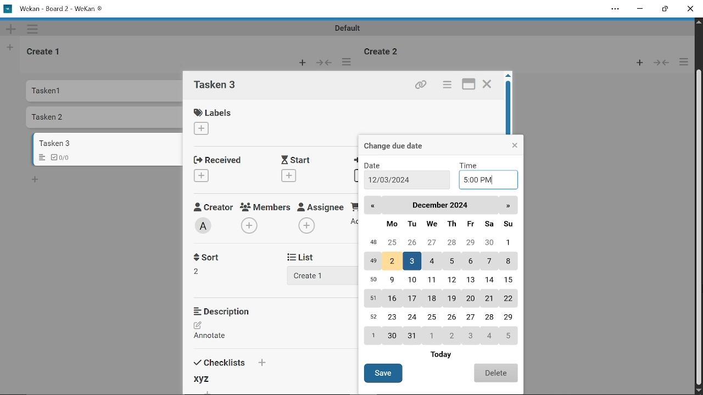  What do you see at coordinates (302, 63) in the screenshot?
I see `New` at bounding box center [302, 63].